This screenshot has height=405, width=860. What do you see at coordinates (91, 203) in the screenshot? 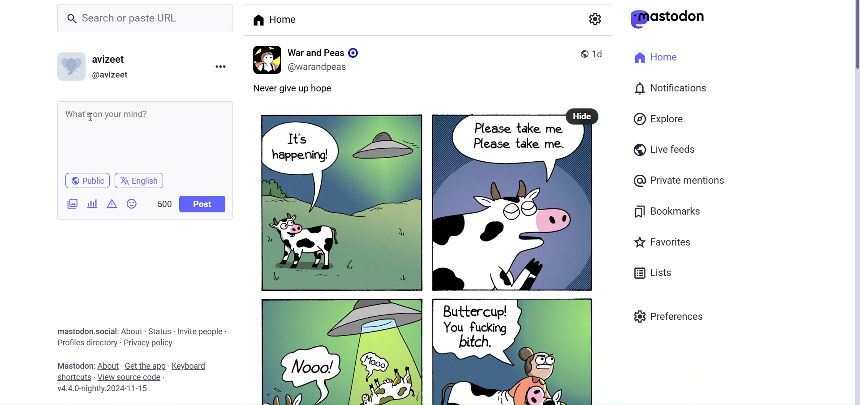
I see `Post Poll` at bounding box center [91, 203].